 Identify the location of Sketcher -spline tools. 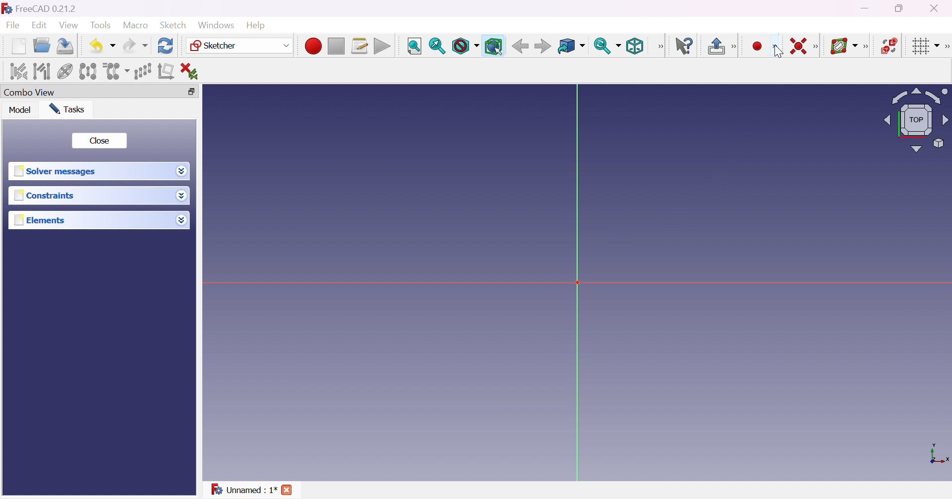
(867, 47).